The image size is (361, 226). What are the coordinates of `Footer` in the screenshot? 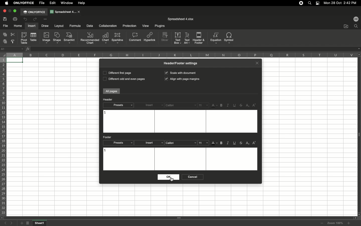 It's located at (108, 137).